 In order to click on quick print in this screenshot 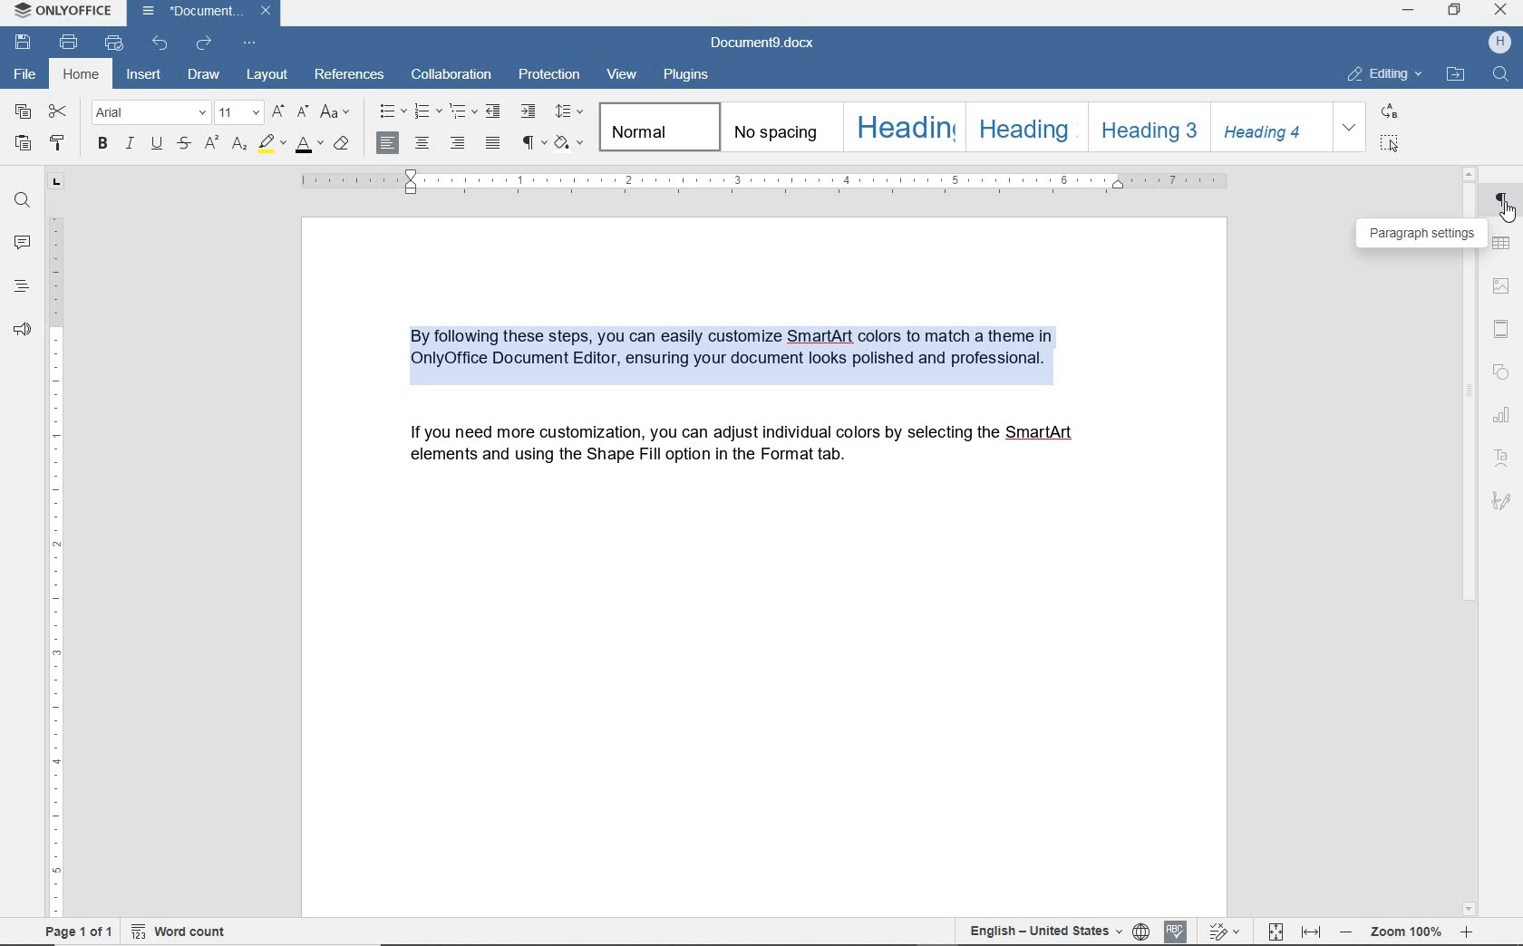, I will do `click(116, 44)`.